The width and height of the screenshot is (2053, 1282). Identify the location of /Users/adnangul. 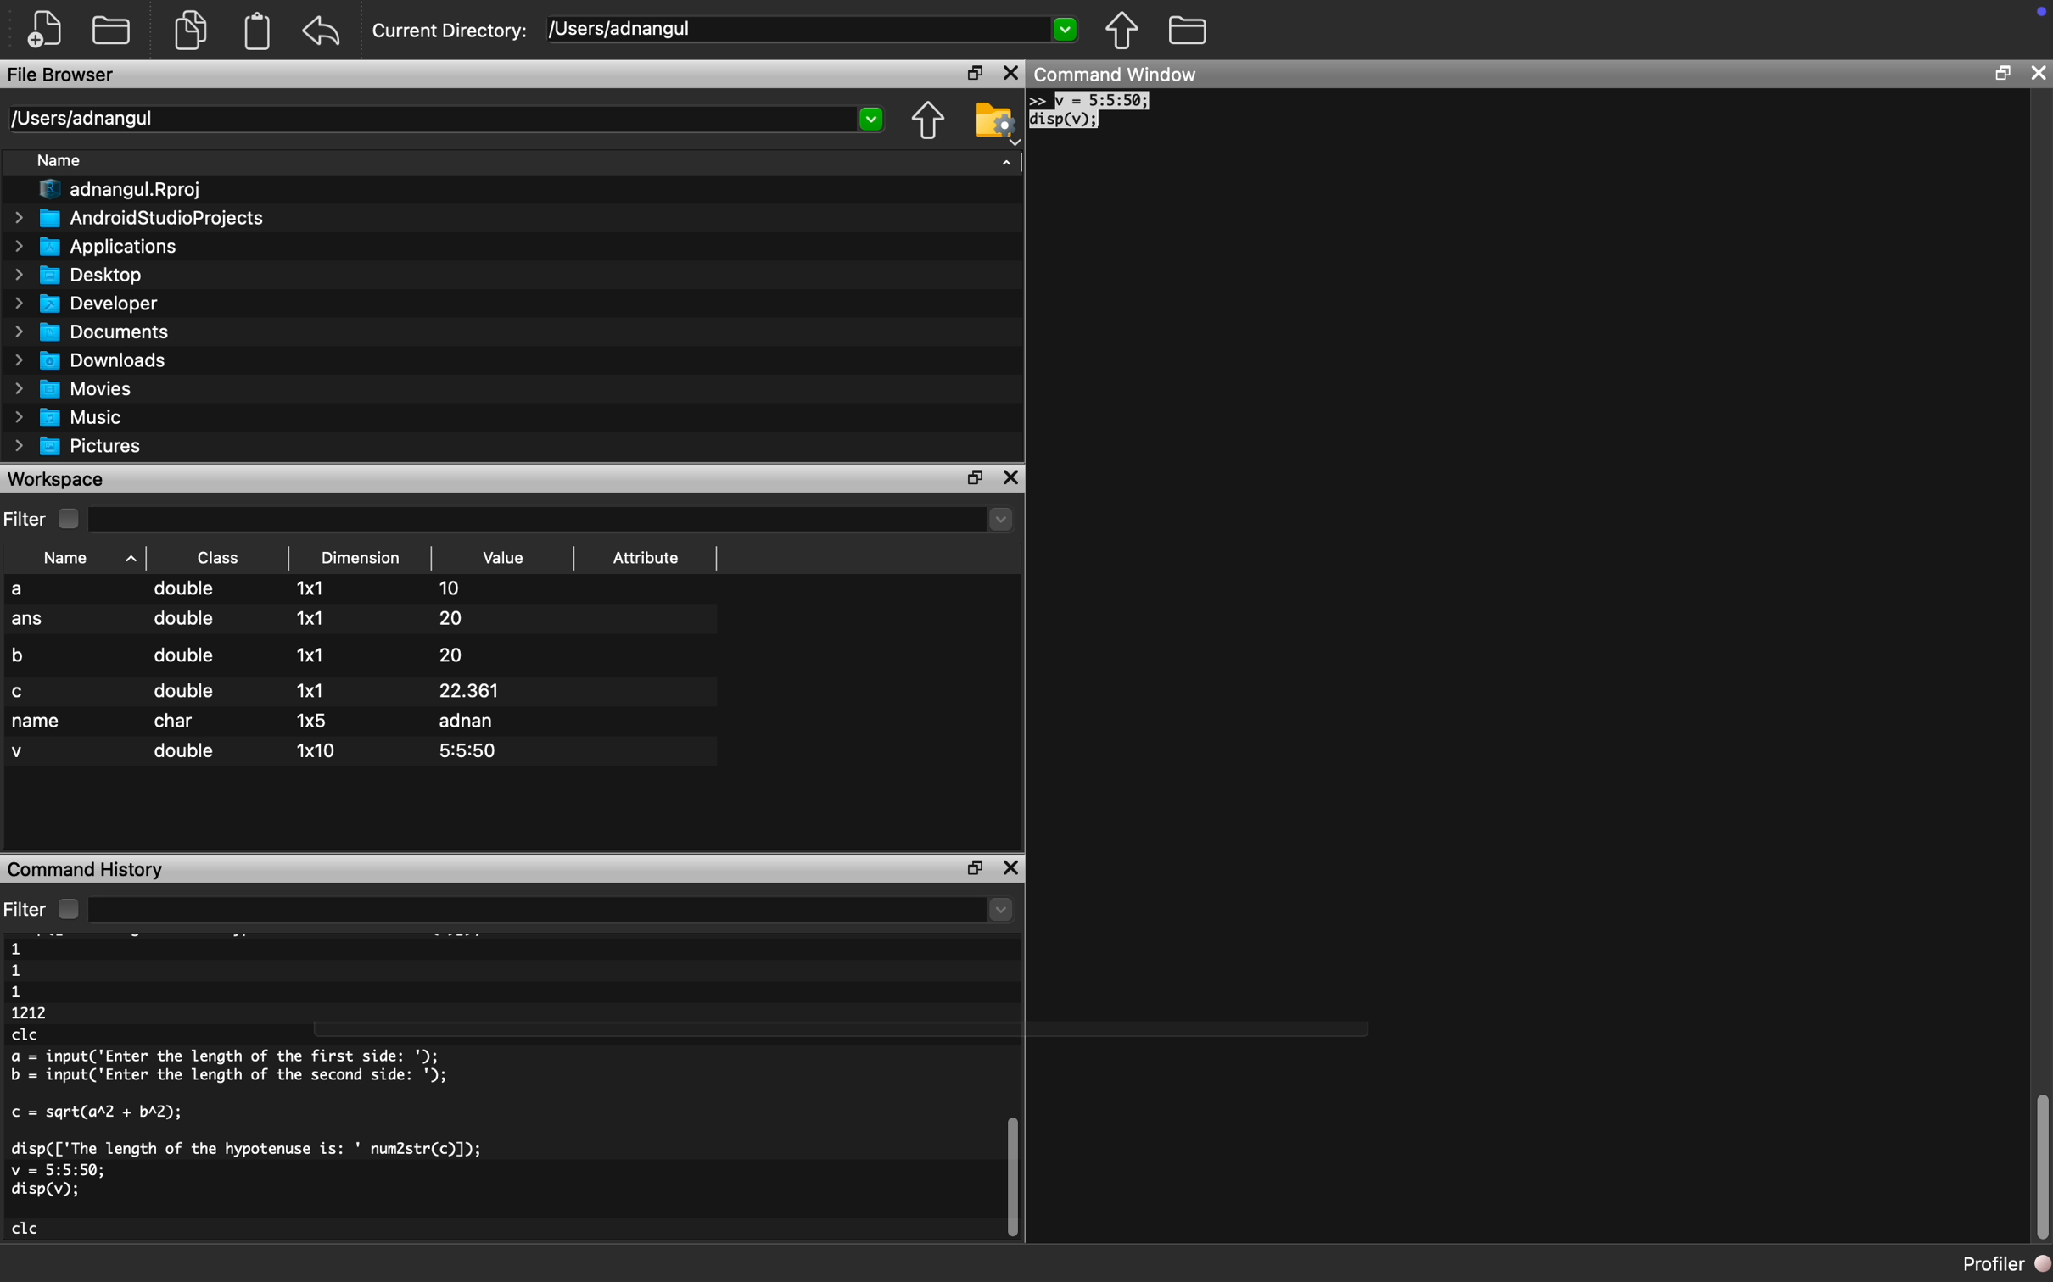
(618, 29).